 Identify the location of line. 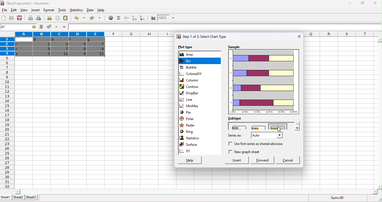
(190, 100).